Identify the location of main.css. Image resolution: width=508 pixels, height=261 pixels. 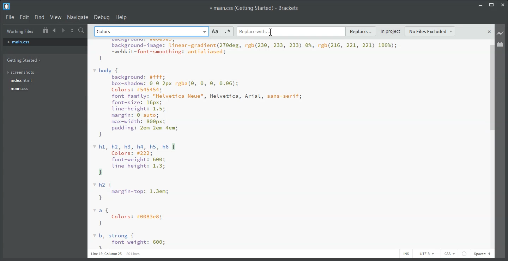
(45, 42).